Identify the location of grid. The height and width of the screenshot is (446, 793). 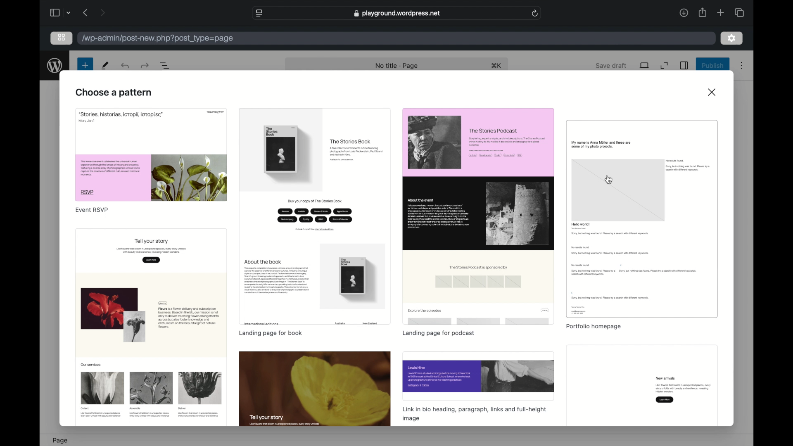
(62, 38).